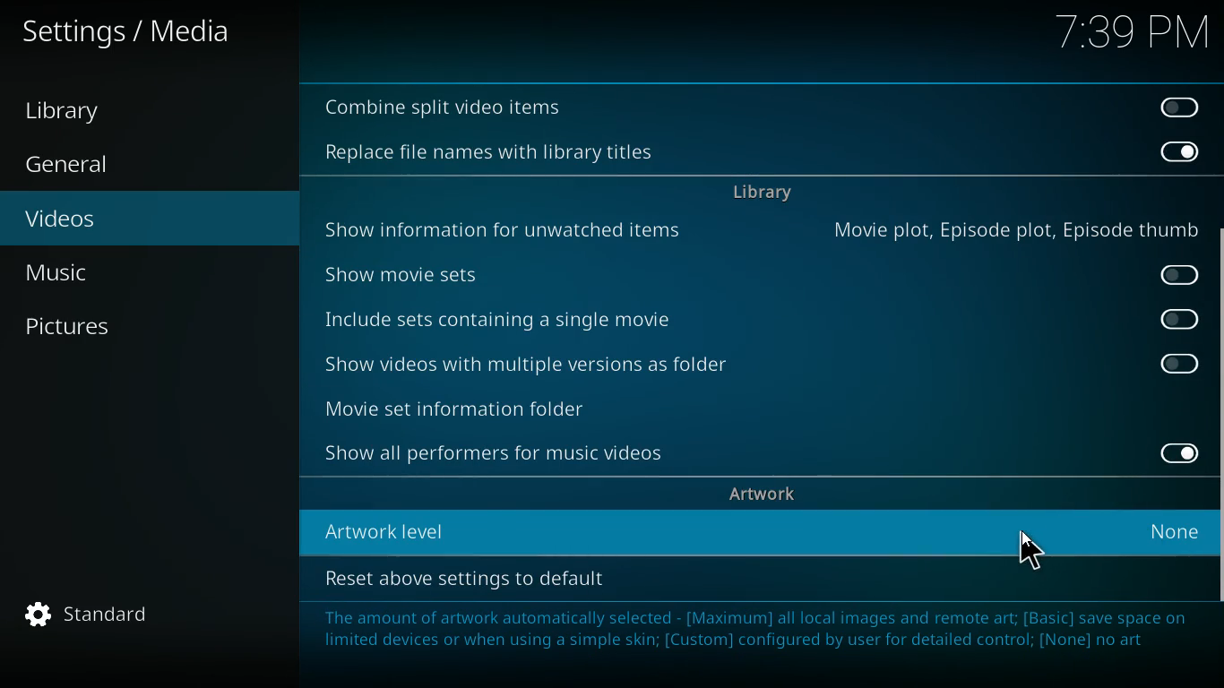 The image size is (1224, 688). What do you see at coordinates (534, 322) in the screenshot?
I see `include sets` at bounding box center [534, 322].